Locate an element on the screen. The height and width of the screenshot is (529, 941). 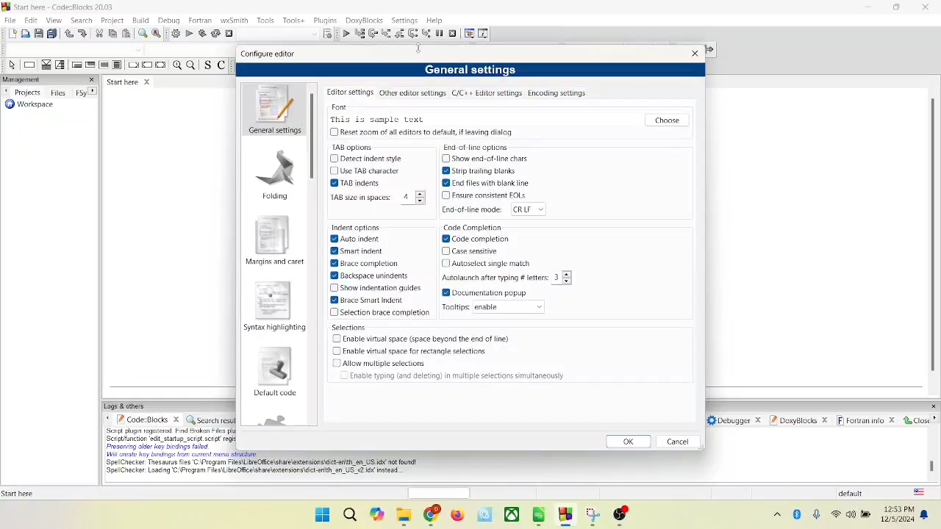
battery is located at coordinates (866, 512).